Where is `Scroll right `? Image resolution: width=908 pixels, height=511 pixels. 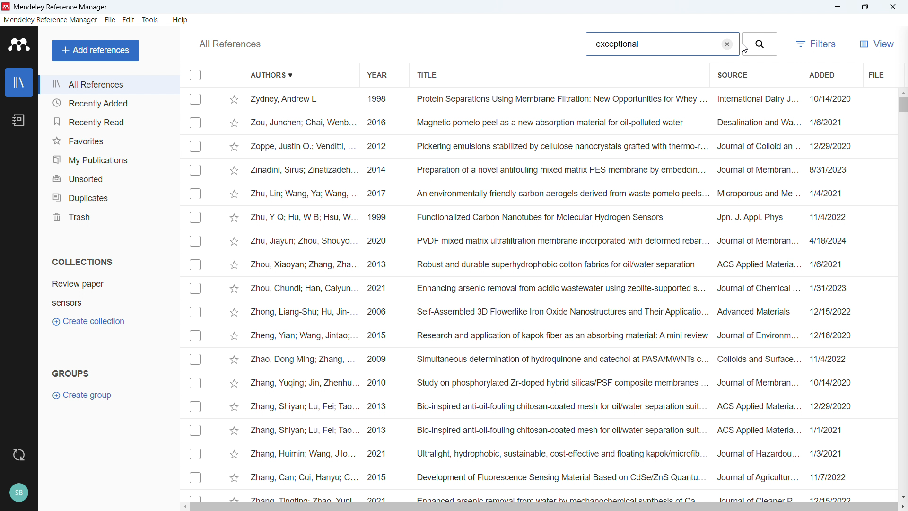 Scroll right  is located at coordinates (902, 507).